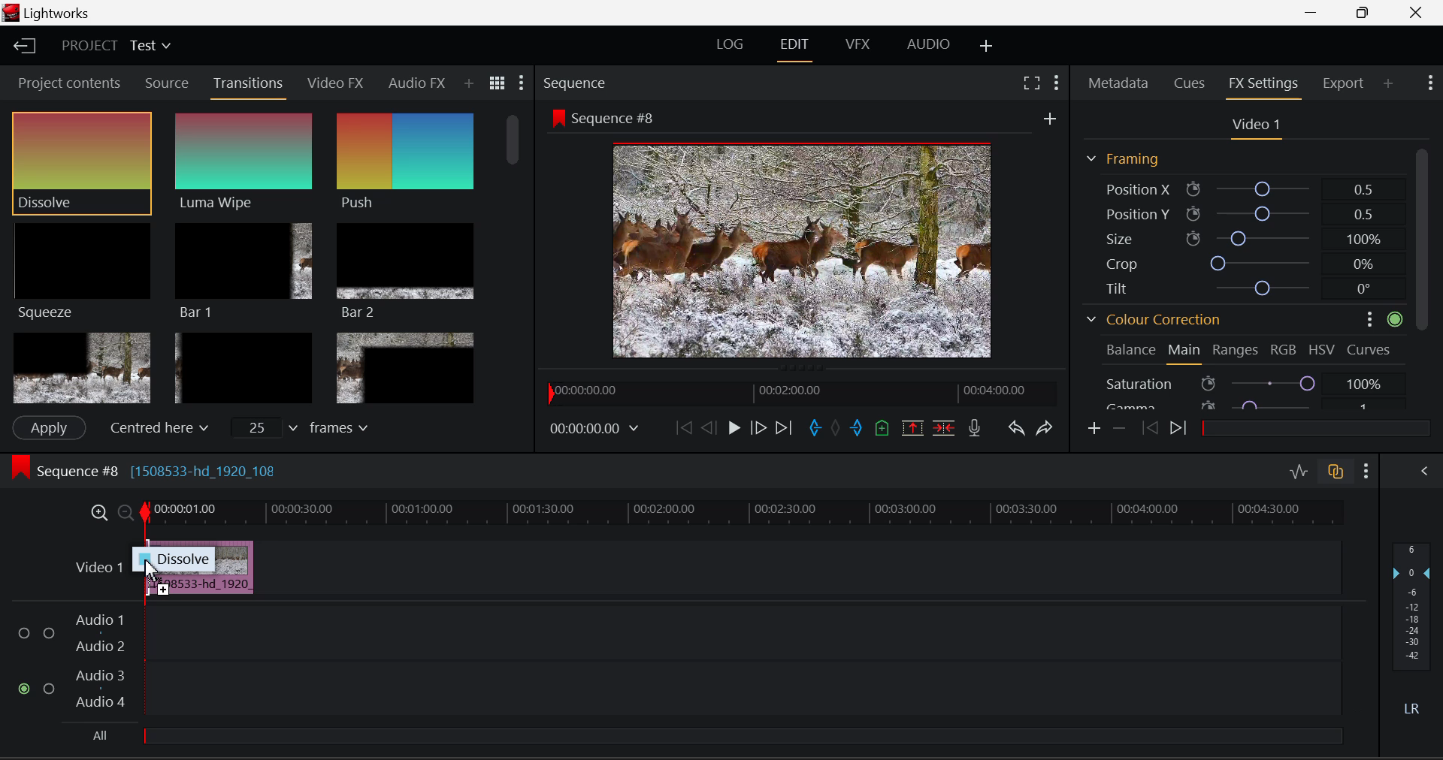  Describe the element at coordinates (923, 46) in the screenshot. I see `AUDIO Layout` at that location.